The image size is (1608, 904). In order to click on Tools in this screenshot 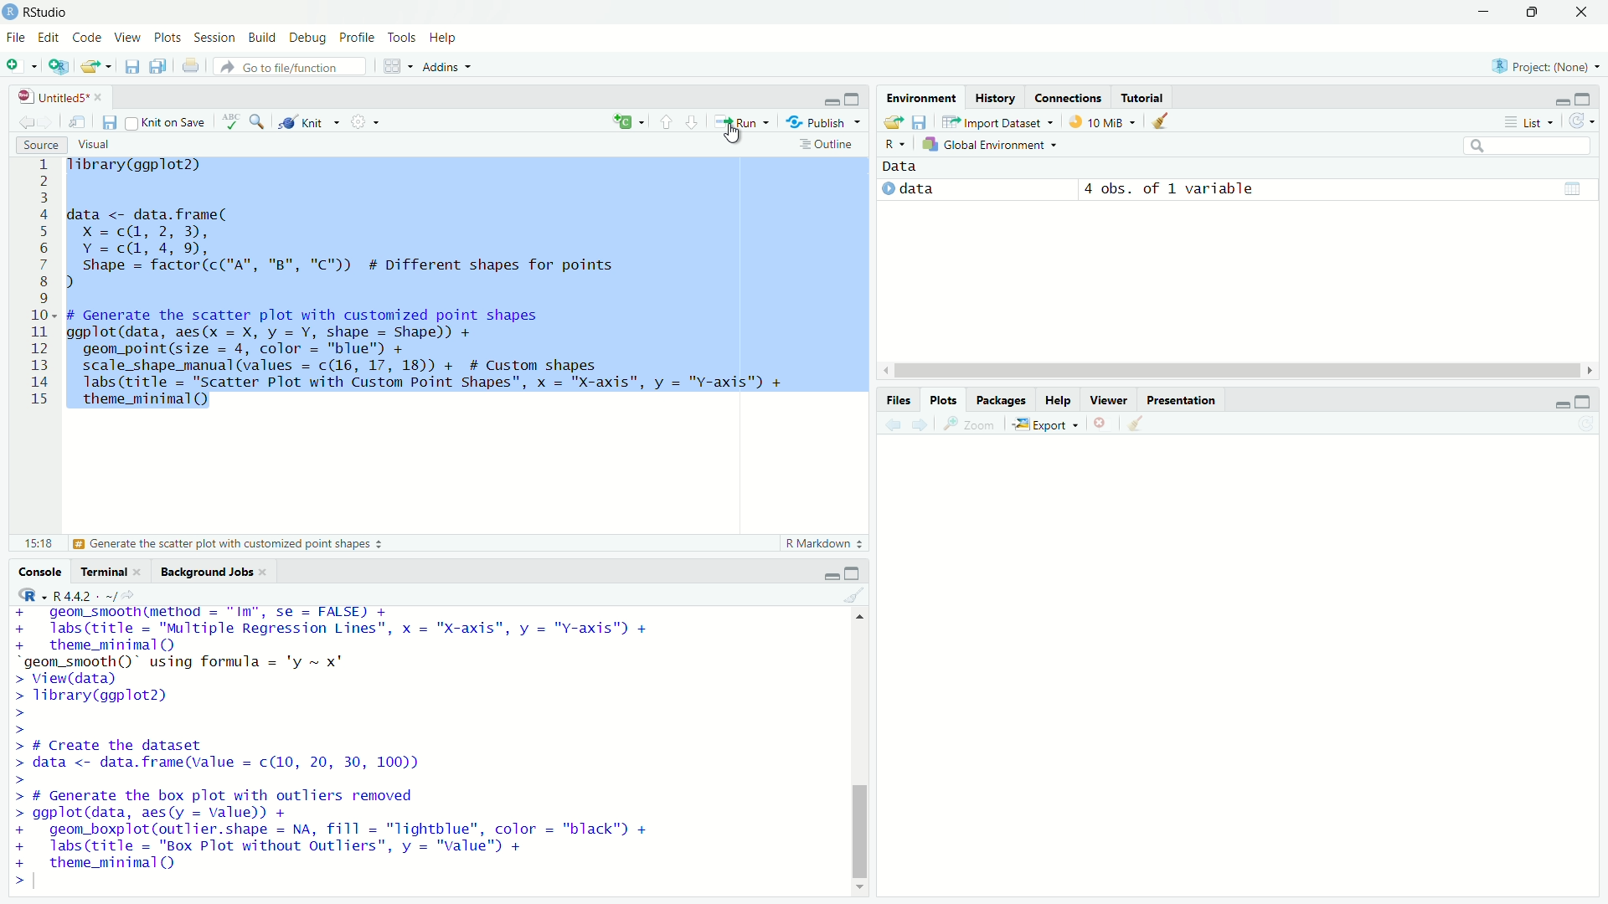, I will do `click(402, 37)`.